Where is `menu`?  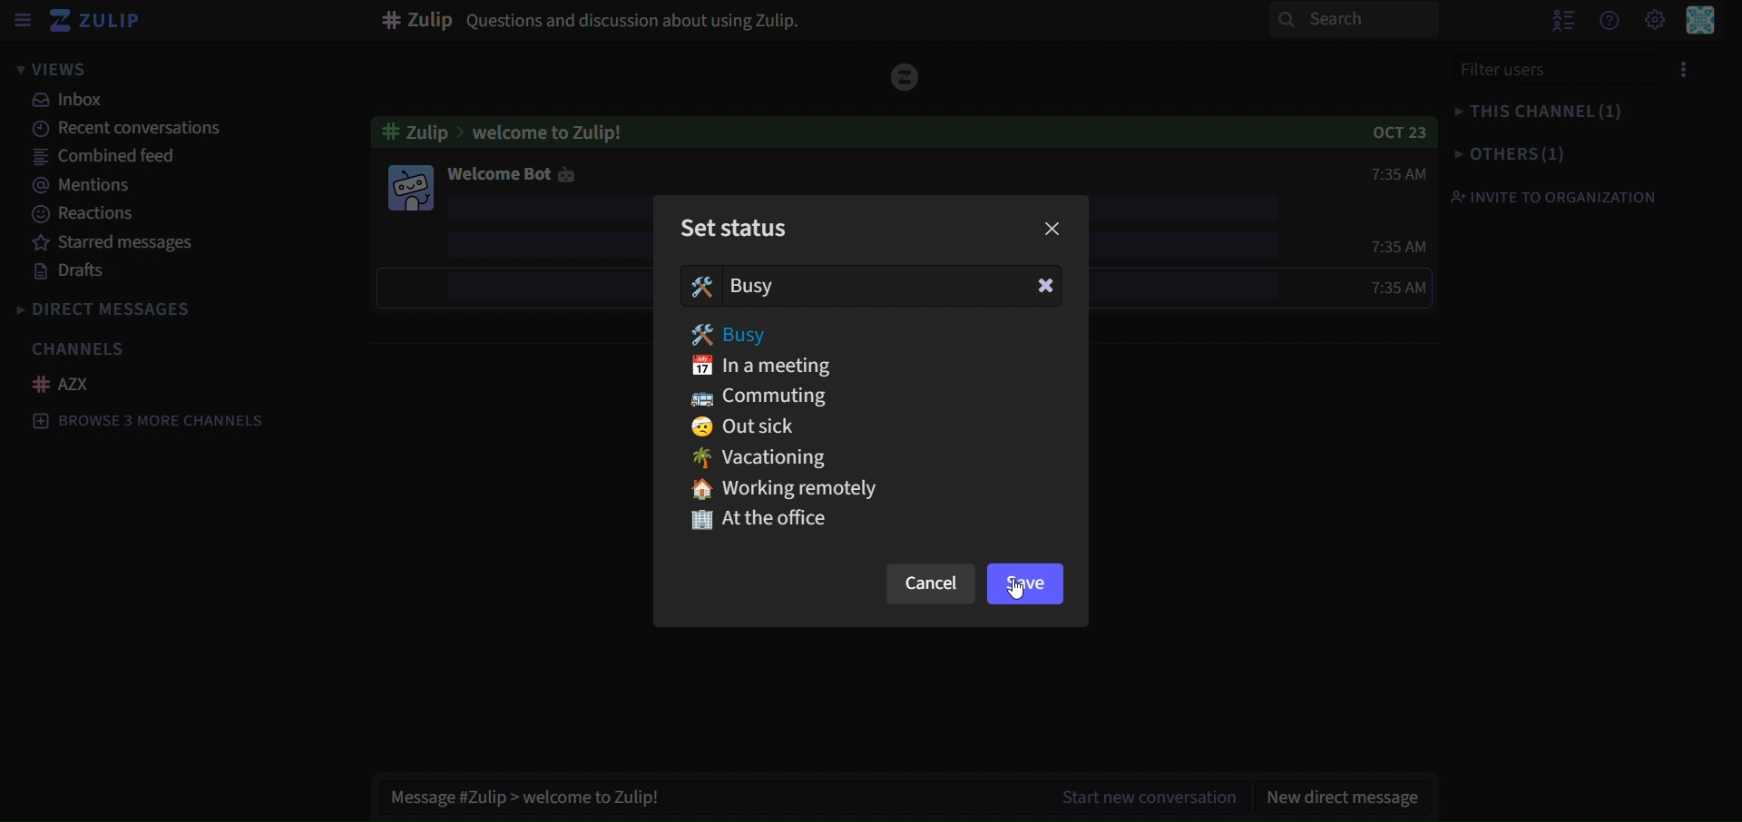
menu is located at coordinates (1687, 66).